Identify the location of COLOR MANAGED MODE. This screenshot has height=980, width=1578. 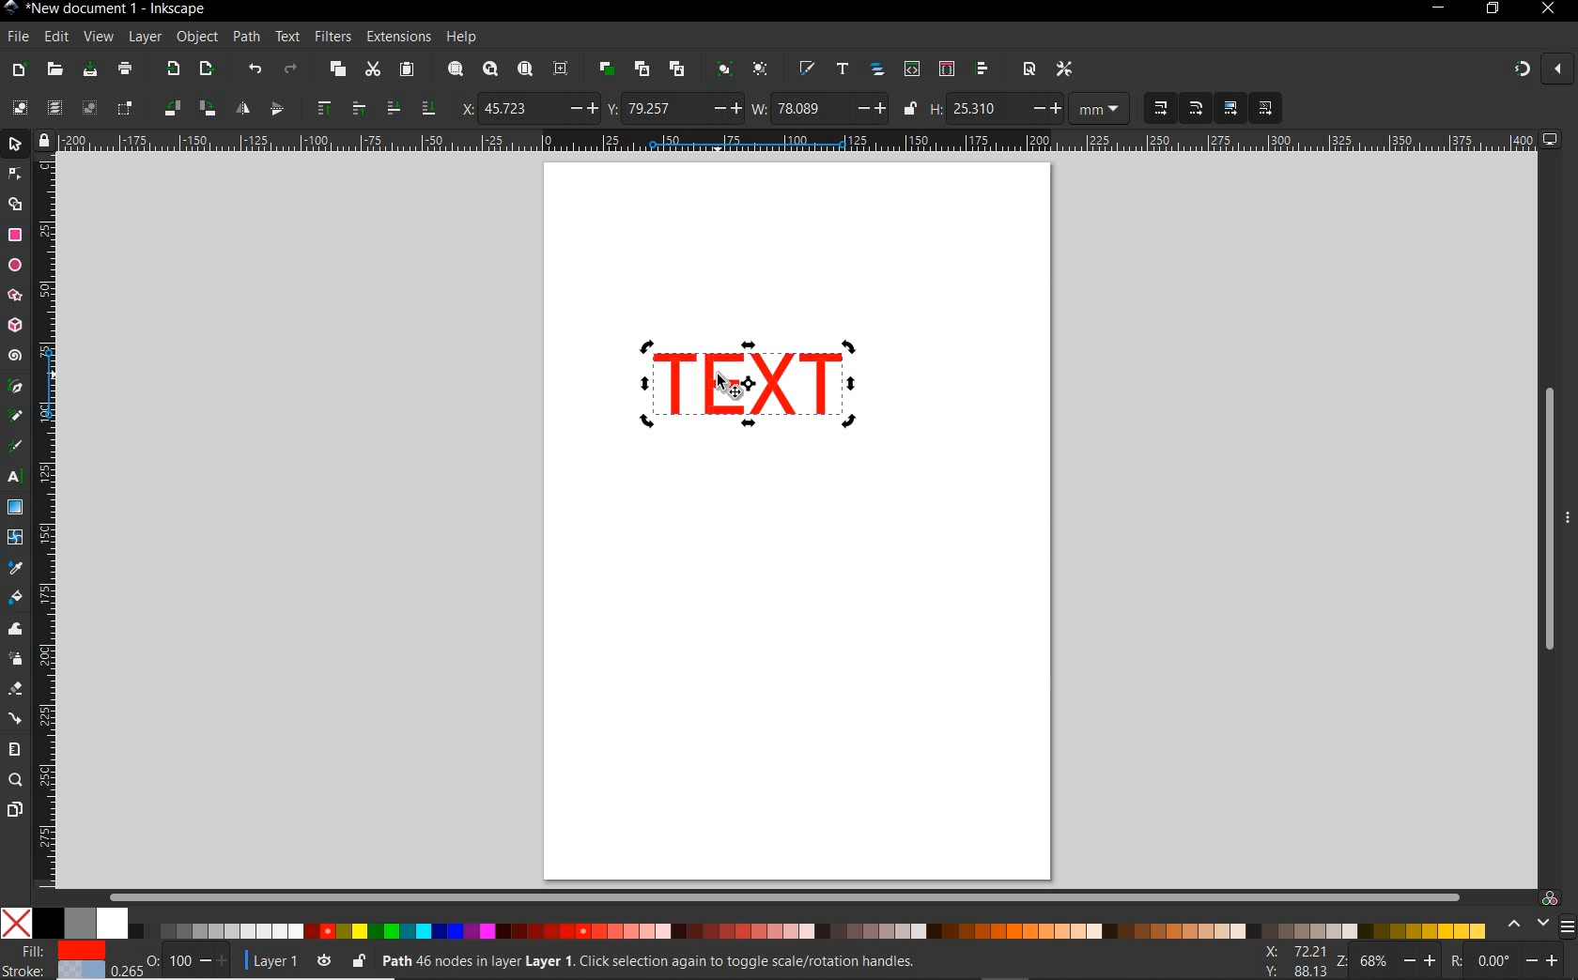
(1538, 913).